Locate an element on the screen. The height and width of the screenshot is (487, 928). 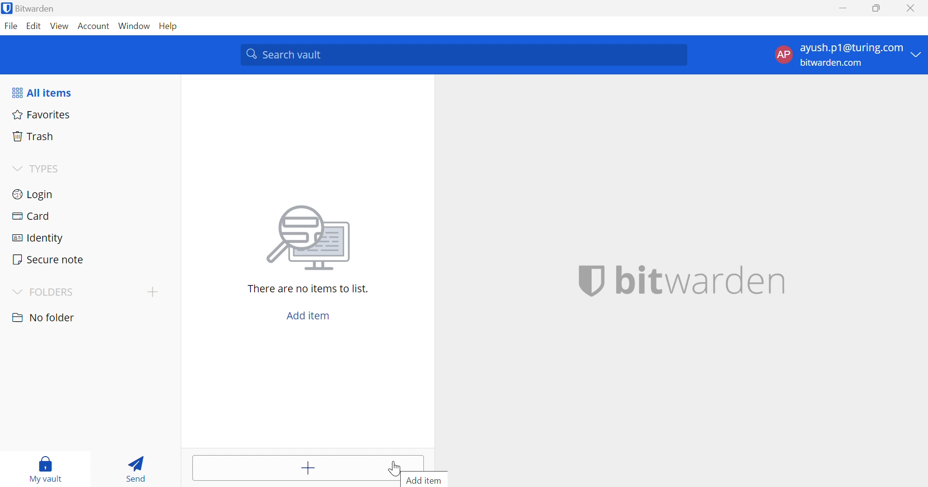
Card is located at coordinates (30, 217).